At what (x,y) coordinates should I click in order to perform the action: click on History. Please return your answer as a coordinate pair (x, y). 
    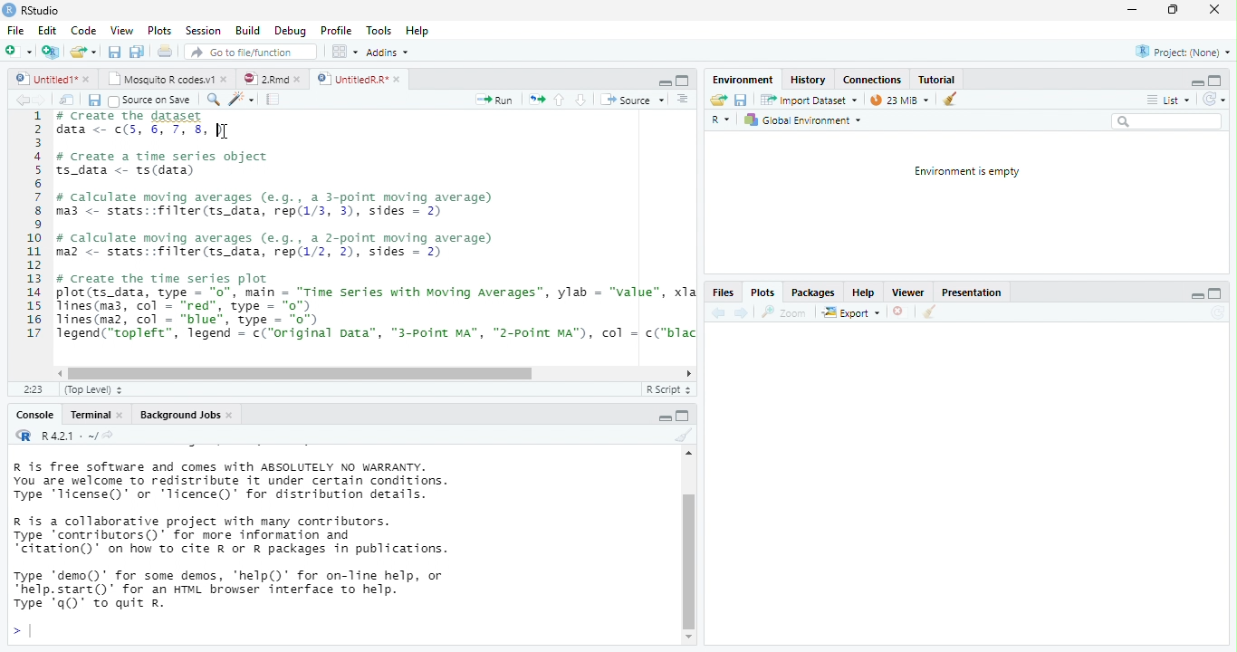
    Looking at the image, I should click on (808, 79).